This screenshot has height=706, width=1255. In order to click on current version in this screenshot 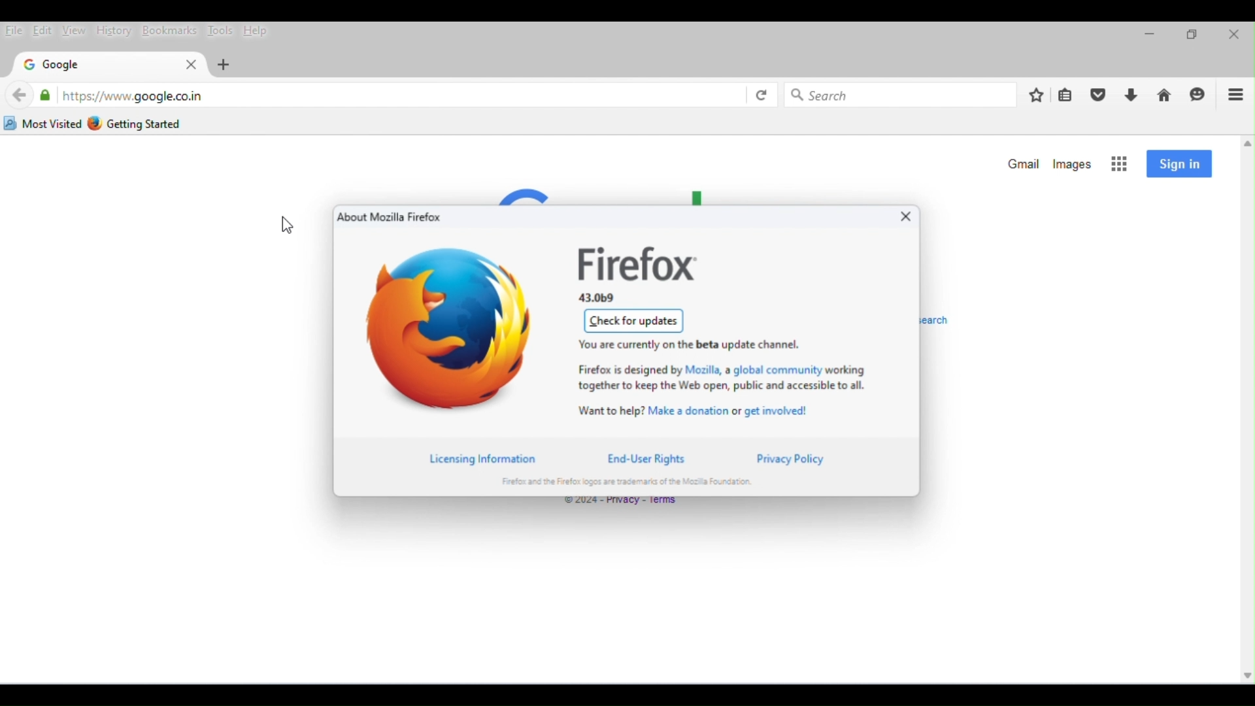, I will do `click(599, 299)`.